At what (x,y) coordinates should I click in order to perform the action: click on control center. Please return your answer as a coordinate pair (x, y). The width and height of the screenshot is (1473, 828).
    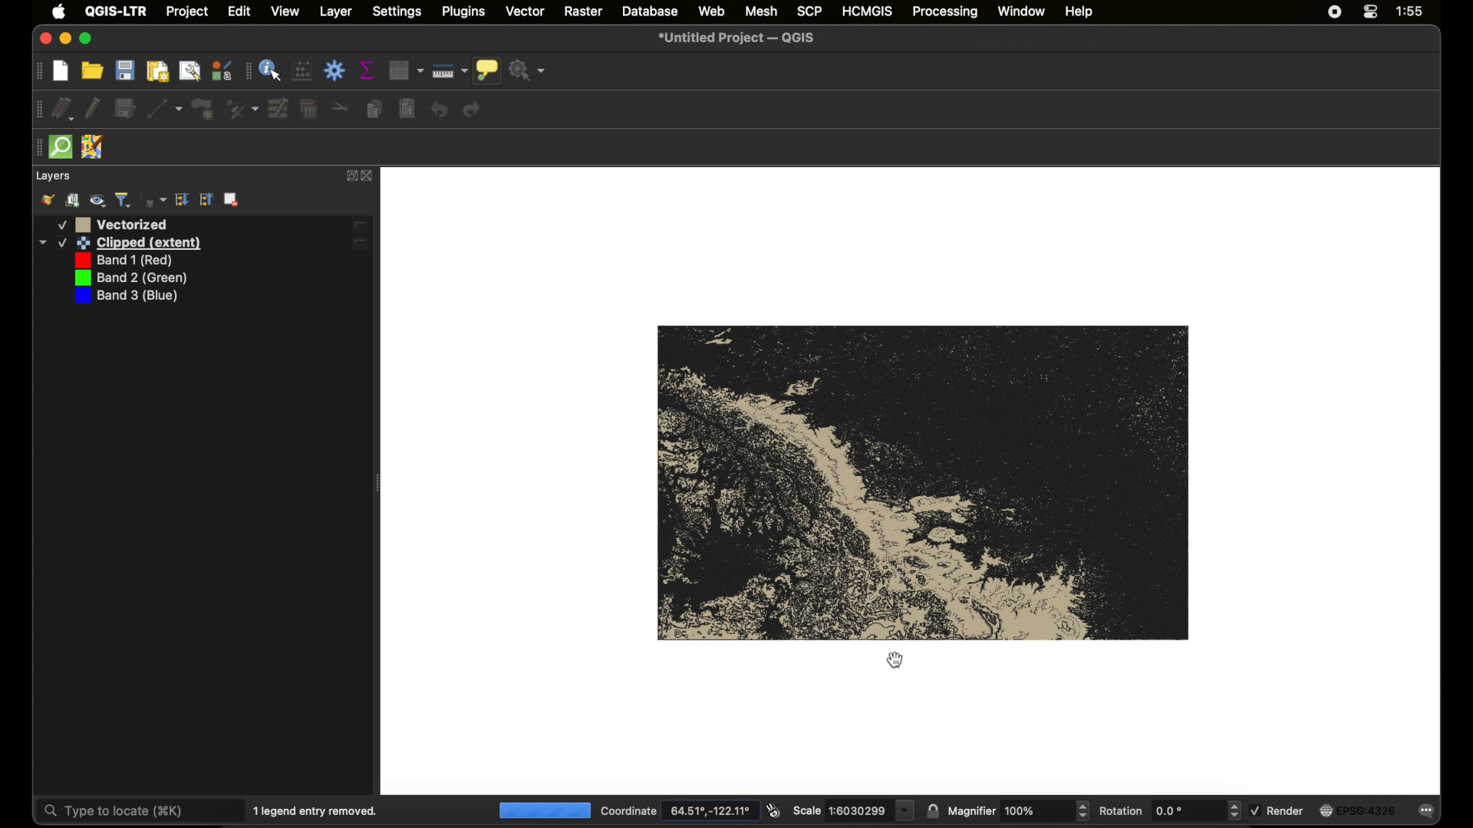
    Looking at the image, I should click on (1371, 12).